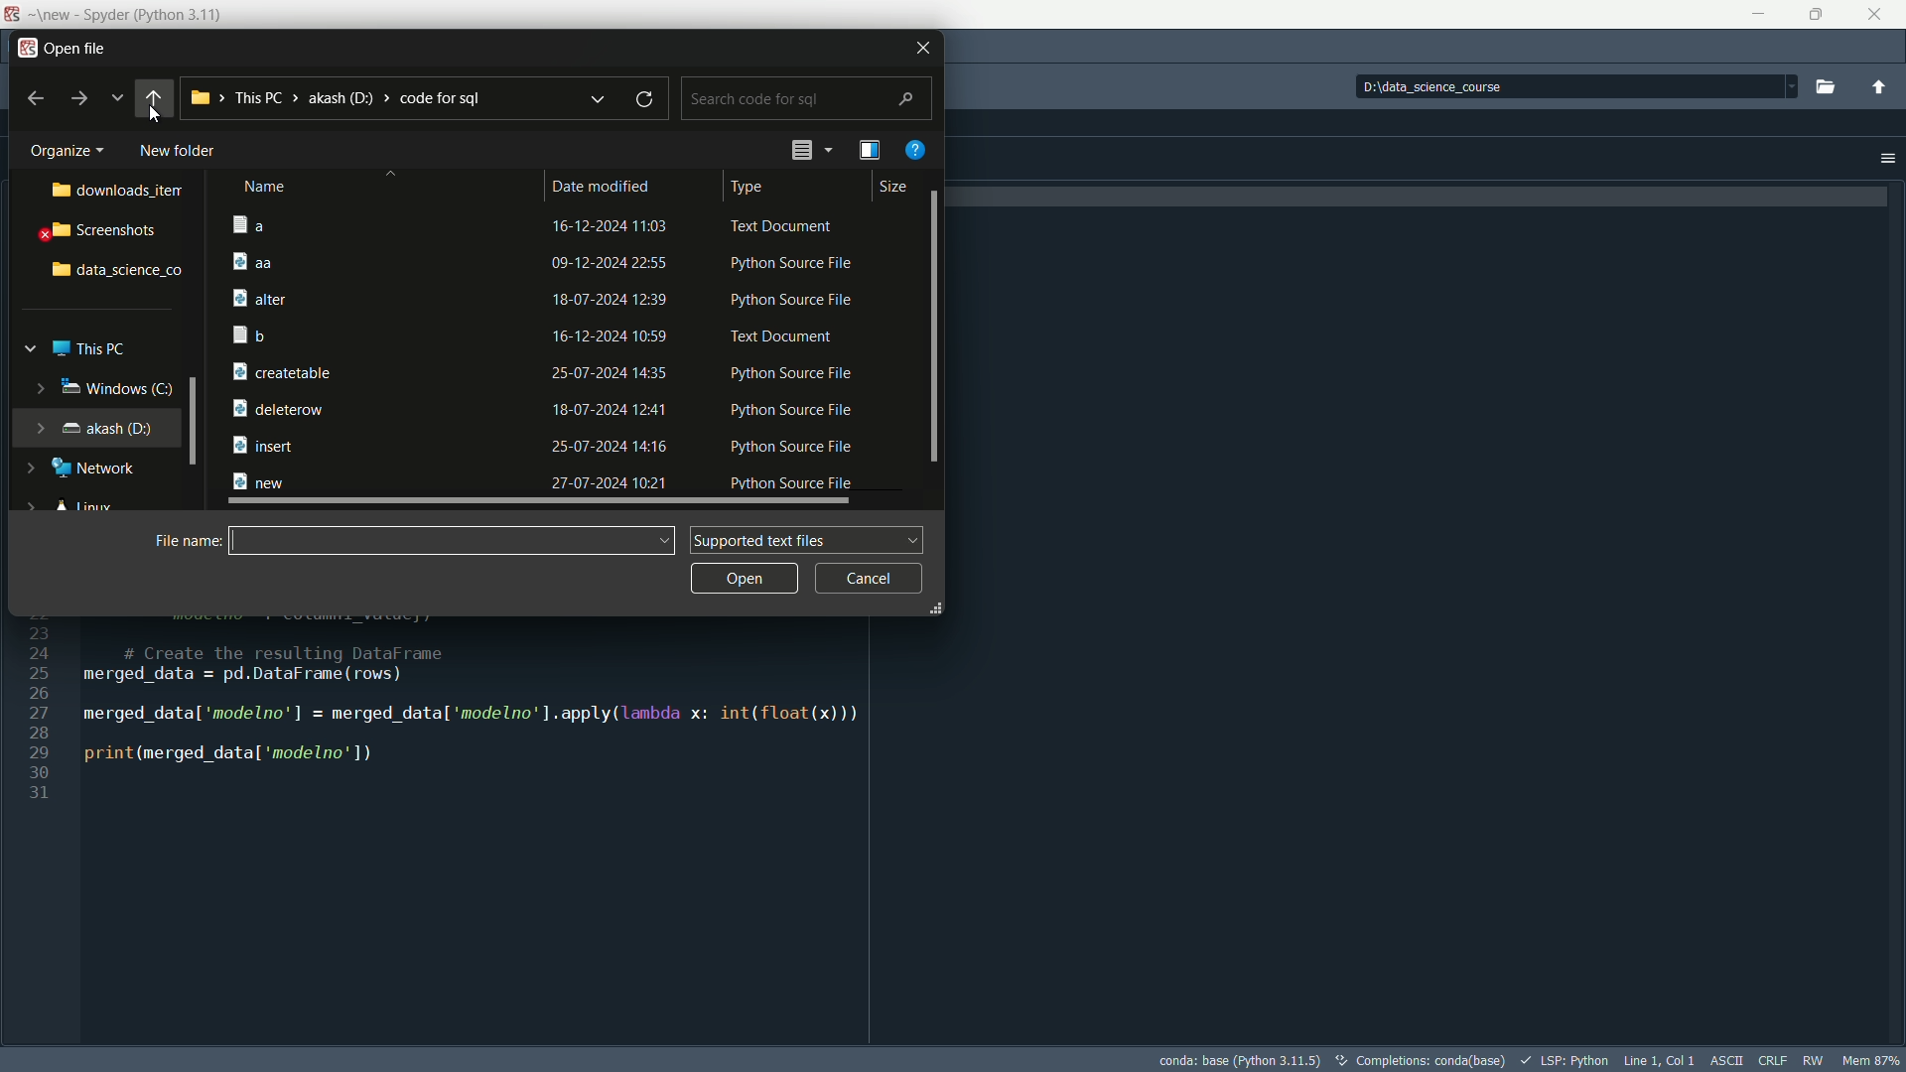  What do you see at coordinates (284, 372) in the screenshot?
I see `createtable` at bounding box center [284, 372].